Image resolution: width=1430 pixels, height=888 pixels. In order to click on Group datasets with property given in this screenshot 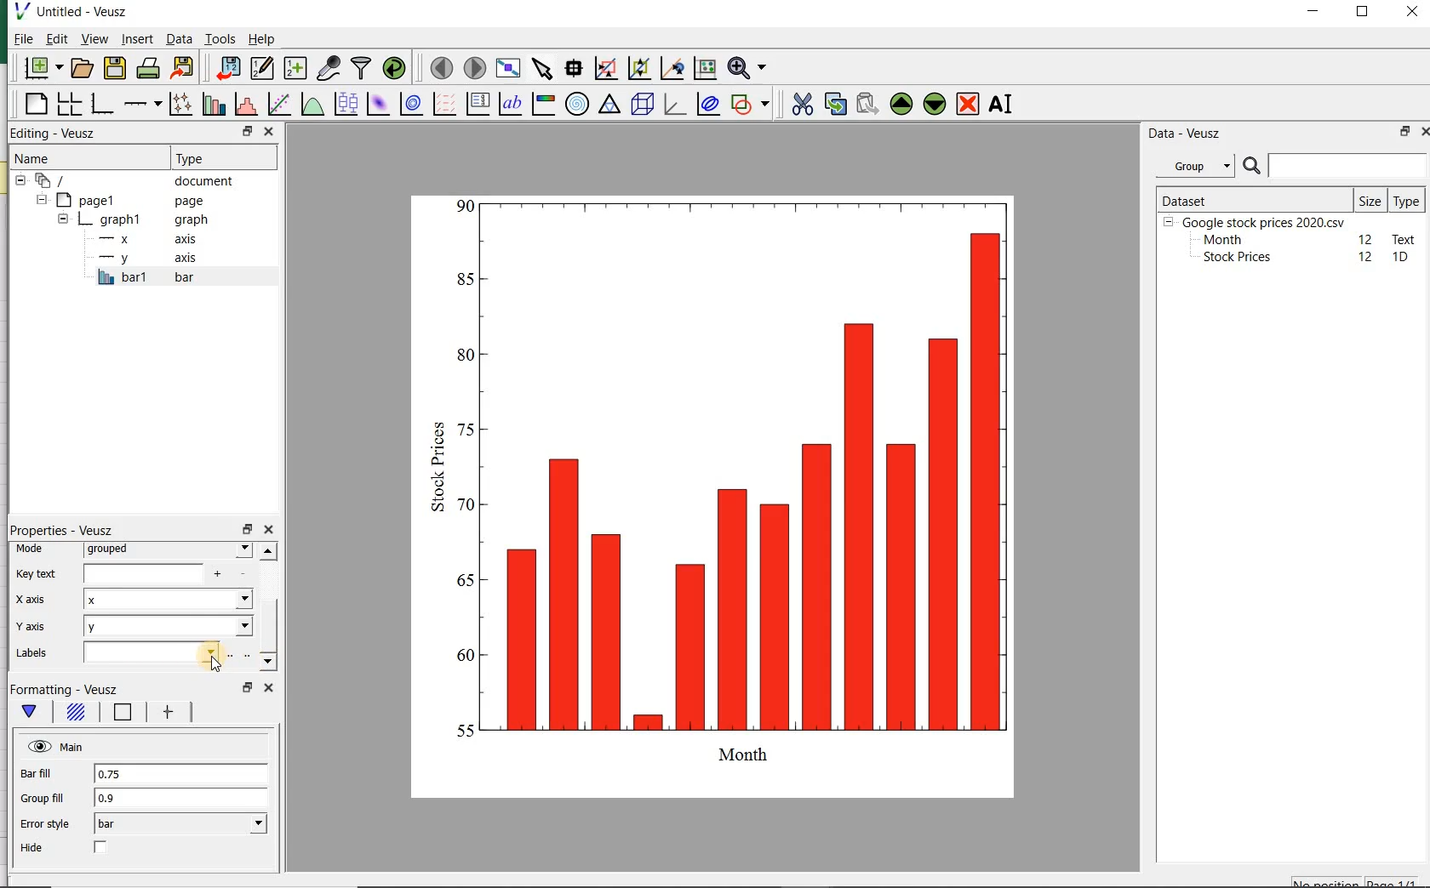, I will do `click(1190, 166)`.